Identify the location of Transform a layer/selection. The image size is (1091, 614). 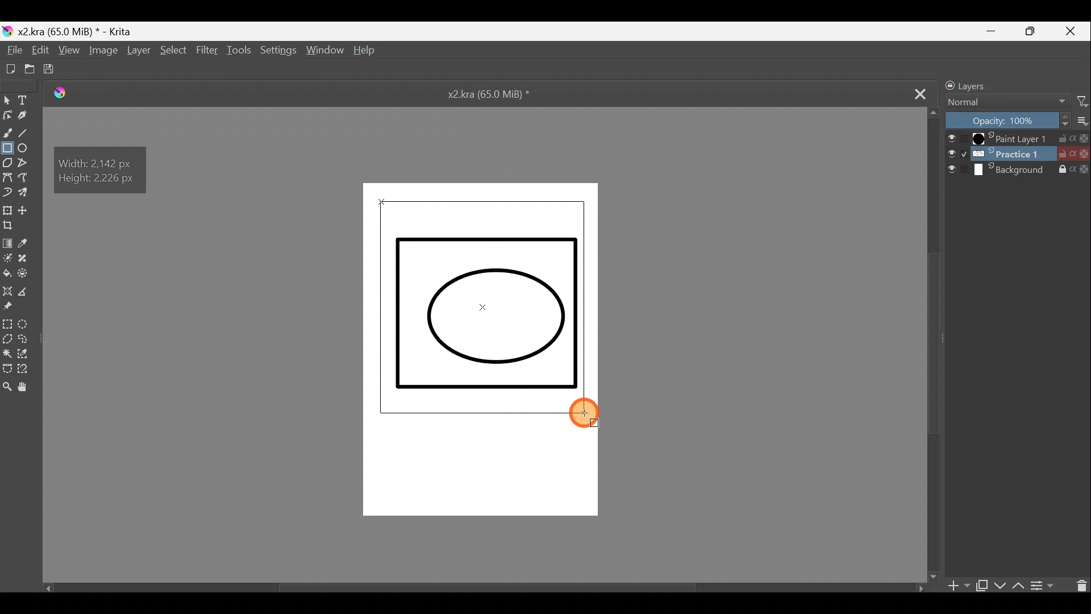
(7, 208).